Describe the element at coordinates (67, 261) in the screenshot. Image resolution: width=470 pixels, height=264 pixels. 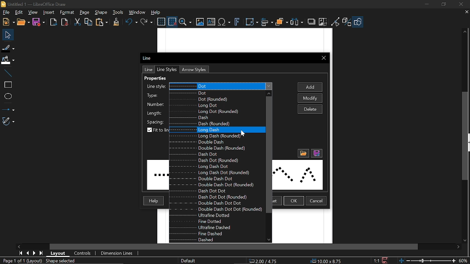
I see `Shape selected` at that location.